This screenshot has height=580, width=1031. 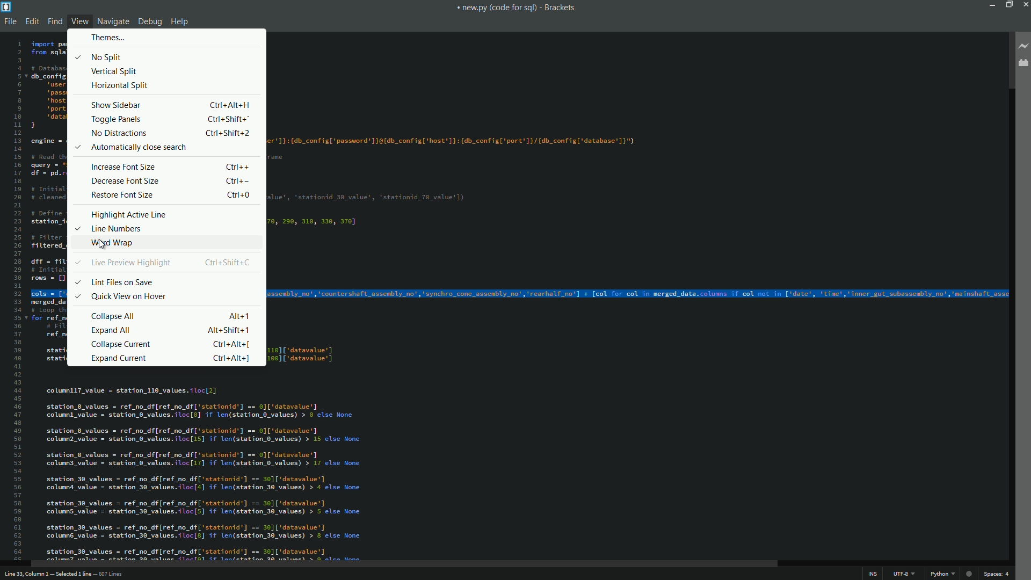 I want to click on scrollbar, so click(x=403, y=564).